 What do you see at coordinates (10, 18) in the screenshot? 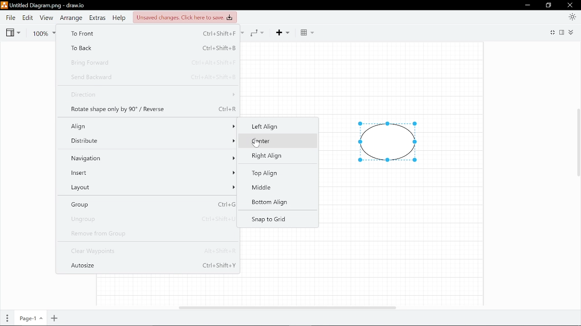
I see `File` at bounding box center [10, 18].